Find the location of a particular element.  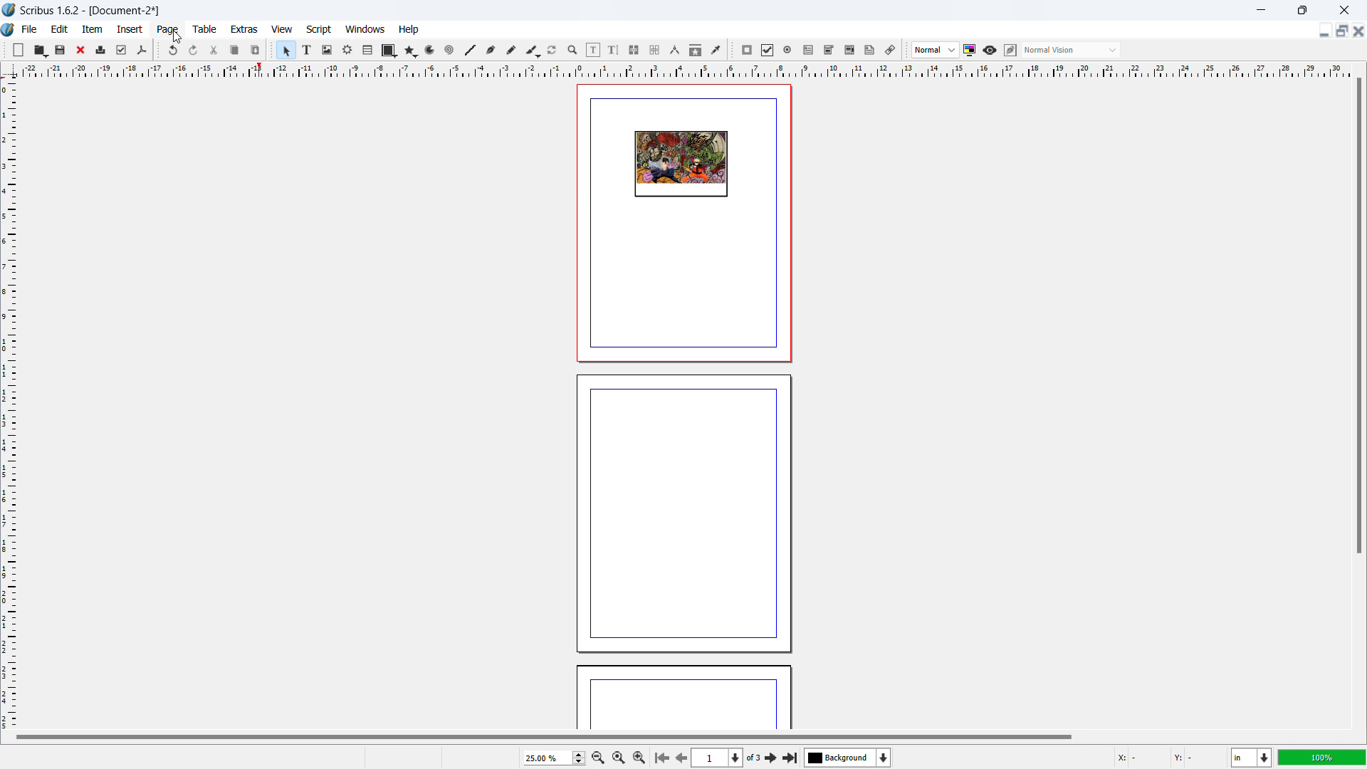

cursor coordinate is located at coordinates (1167, 755).